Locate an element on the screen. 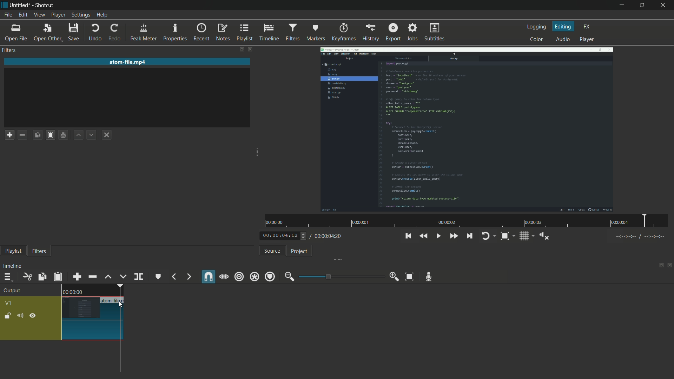 The height and width of the screenshot is (379, 674). project is located at coordinates (299, 251).